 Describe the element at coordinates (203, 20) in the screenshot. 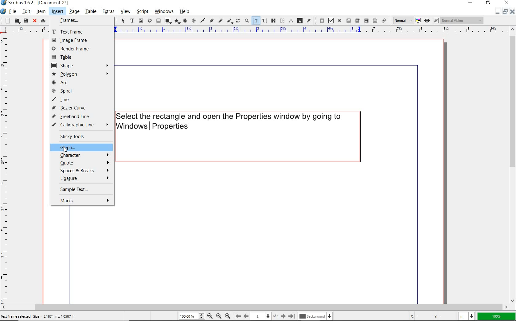

I see `line` at that location.